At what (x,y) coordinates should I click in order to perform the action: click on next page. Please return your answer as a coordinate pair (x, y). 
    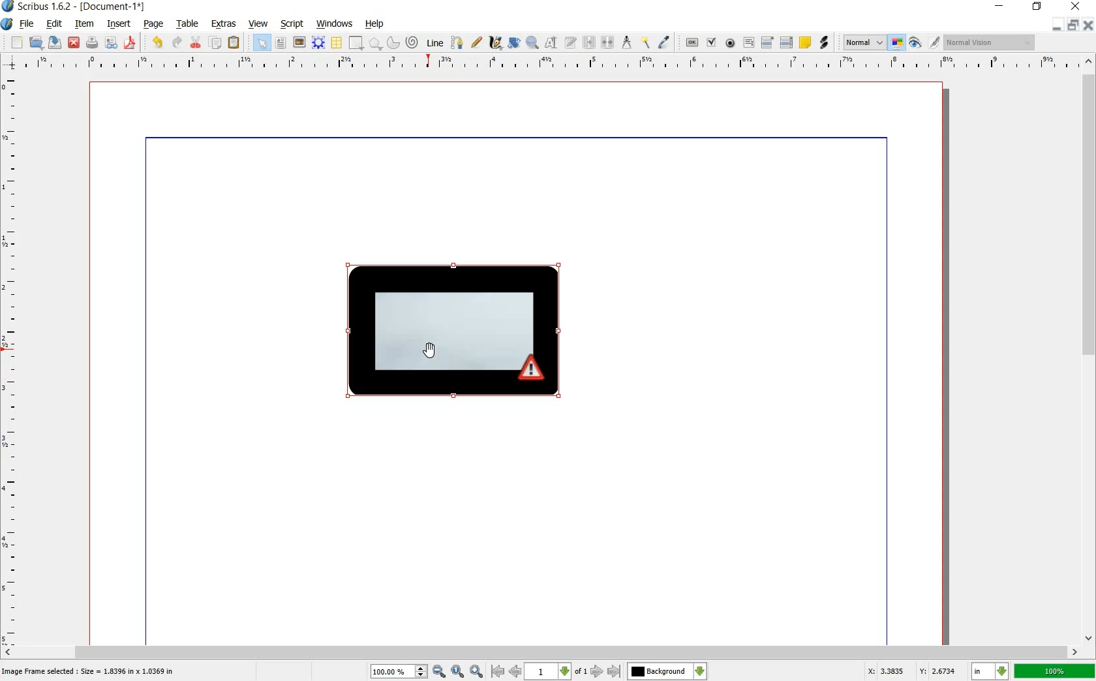
    Looking at the image, I should click on (596, 672).